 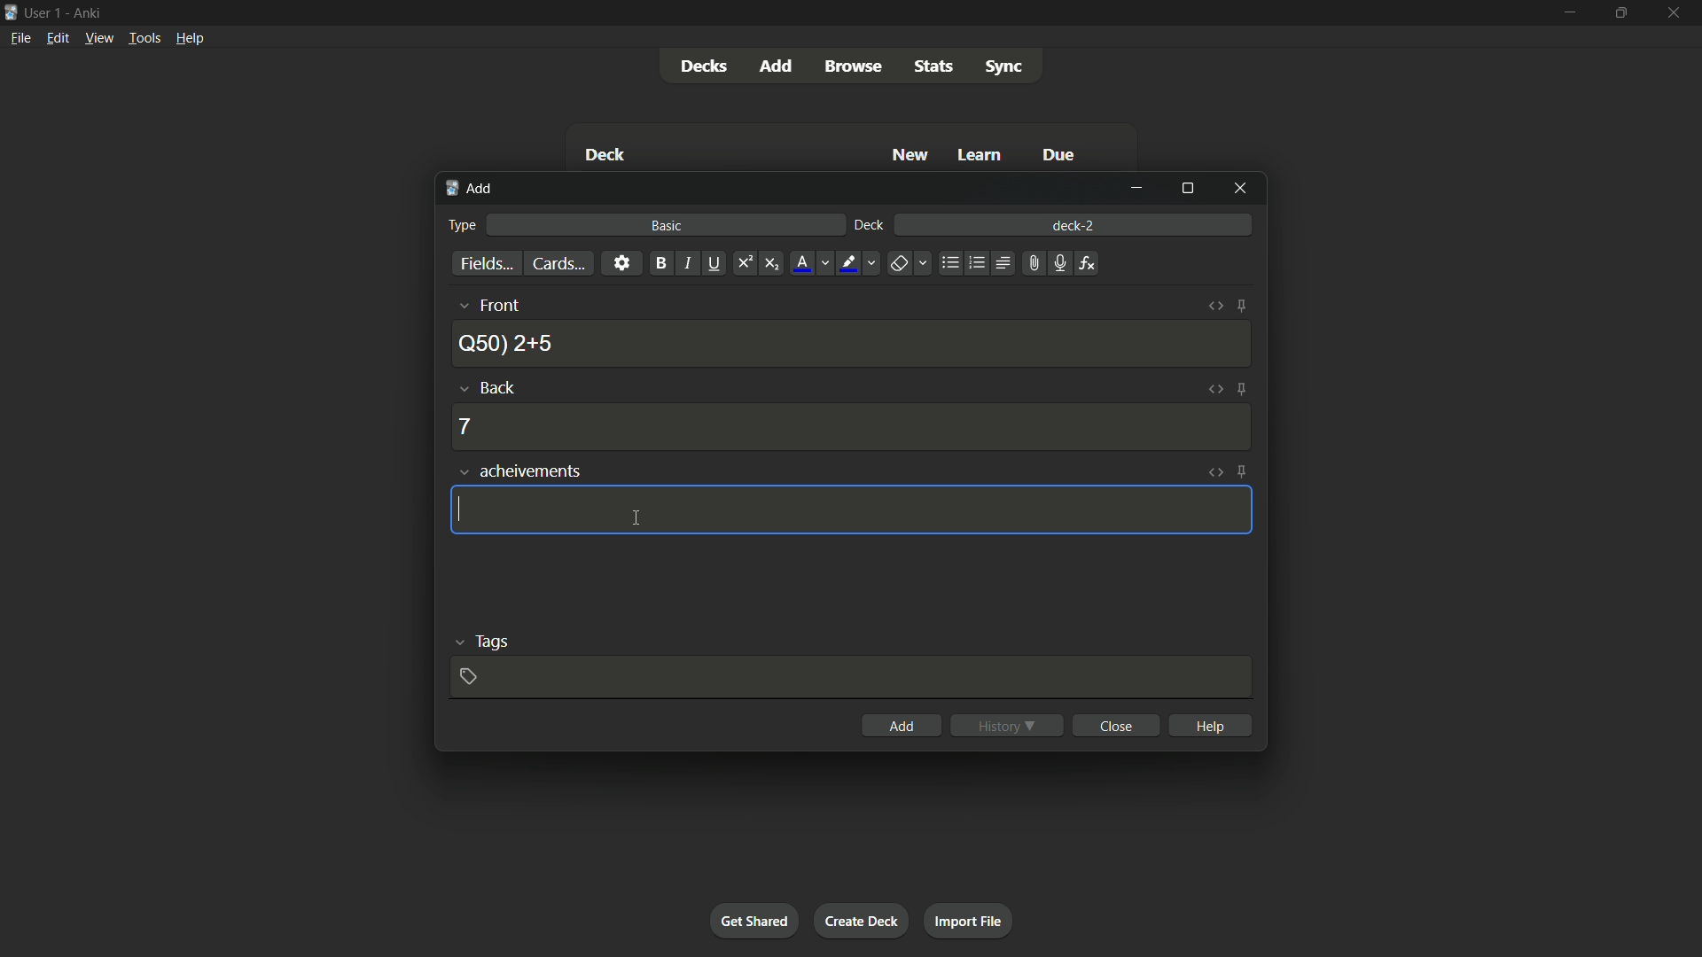 I want to click on italic, so click(x=687, y=263).